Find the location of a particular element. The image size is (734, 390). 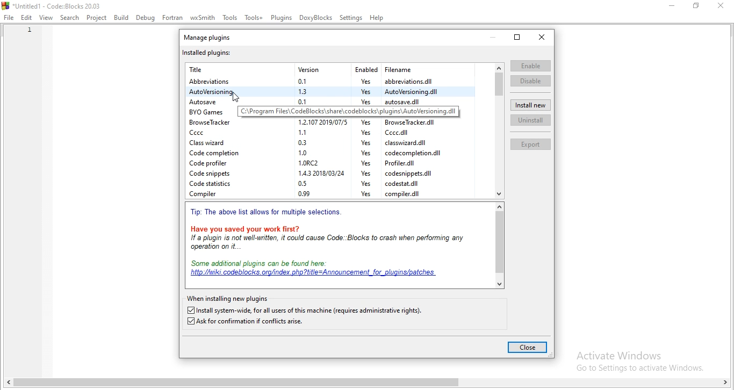

Code statistics 05 Yes  codestat.dll is located at coordinates (307, 184).